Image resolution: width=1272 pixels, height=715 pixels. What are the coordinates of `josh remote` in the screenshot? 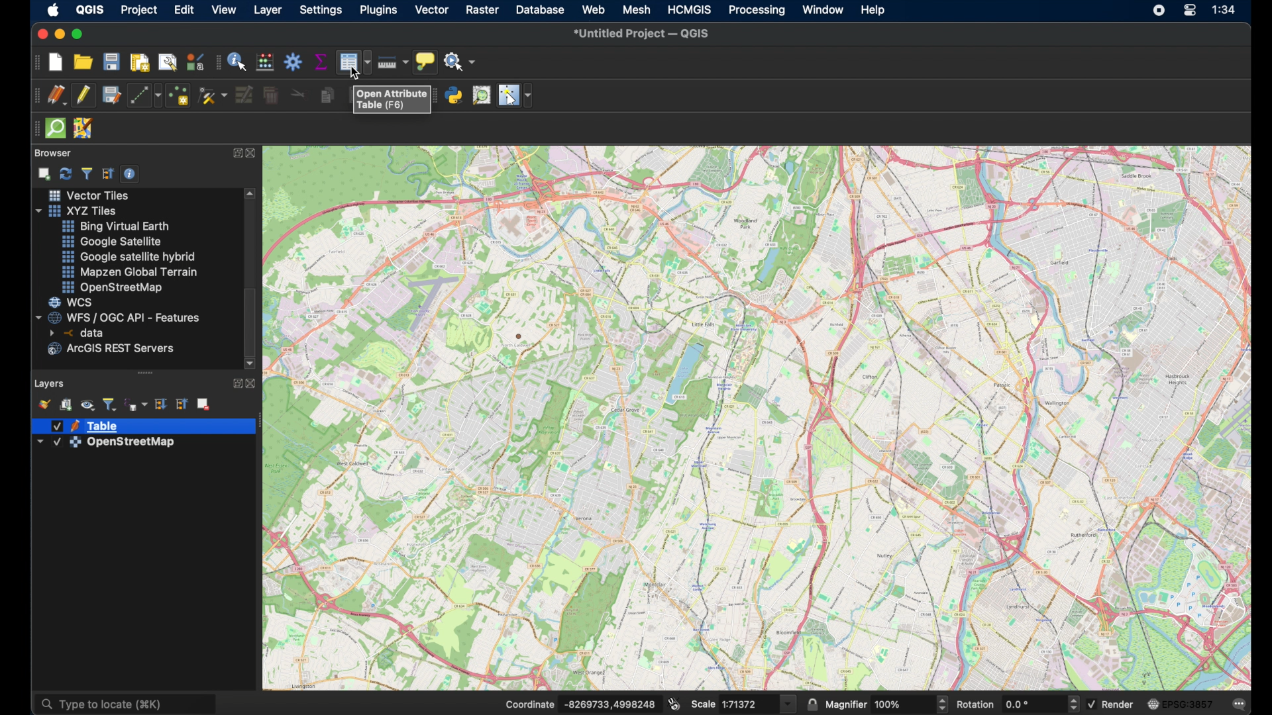 It's located at (84, 128).